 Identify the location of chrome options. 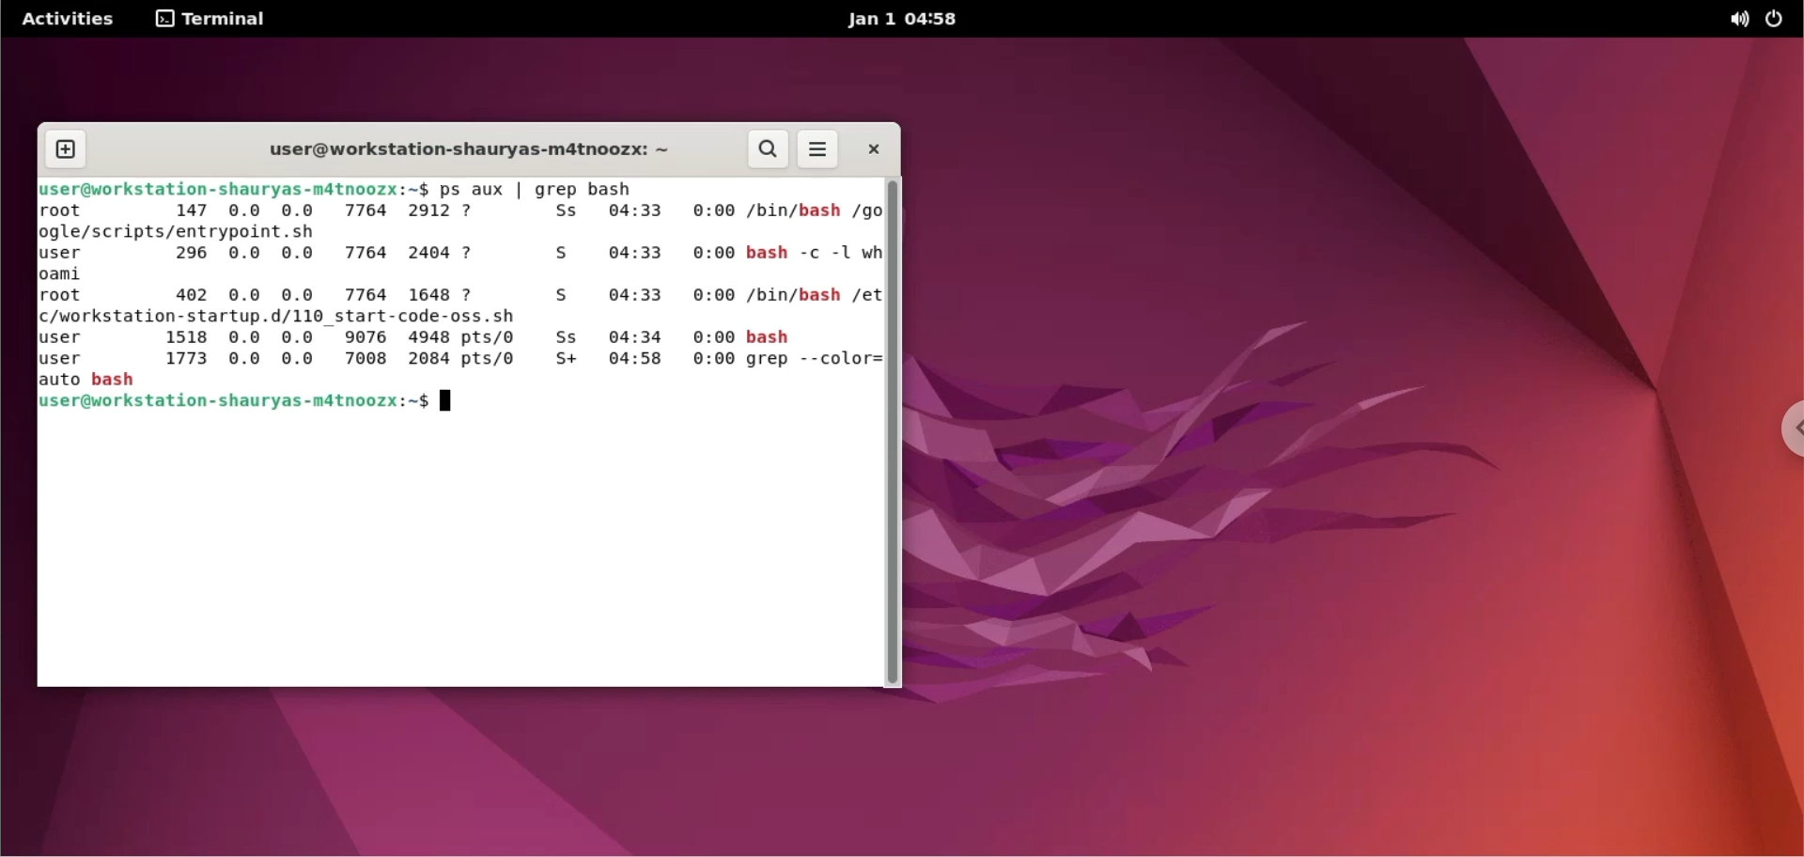
(1771, 434).